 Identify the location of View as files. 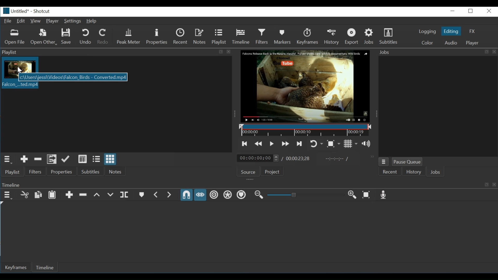
(96, 159).